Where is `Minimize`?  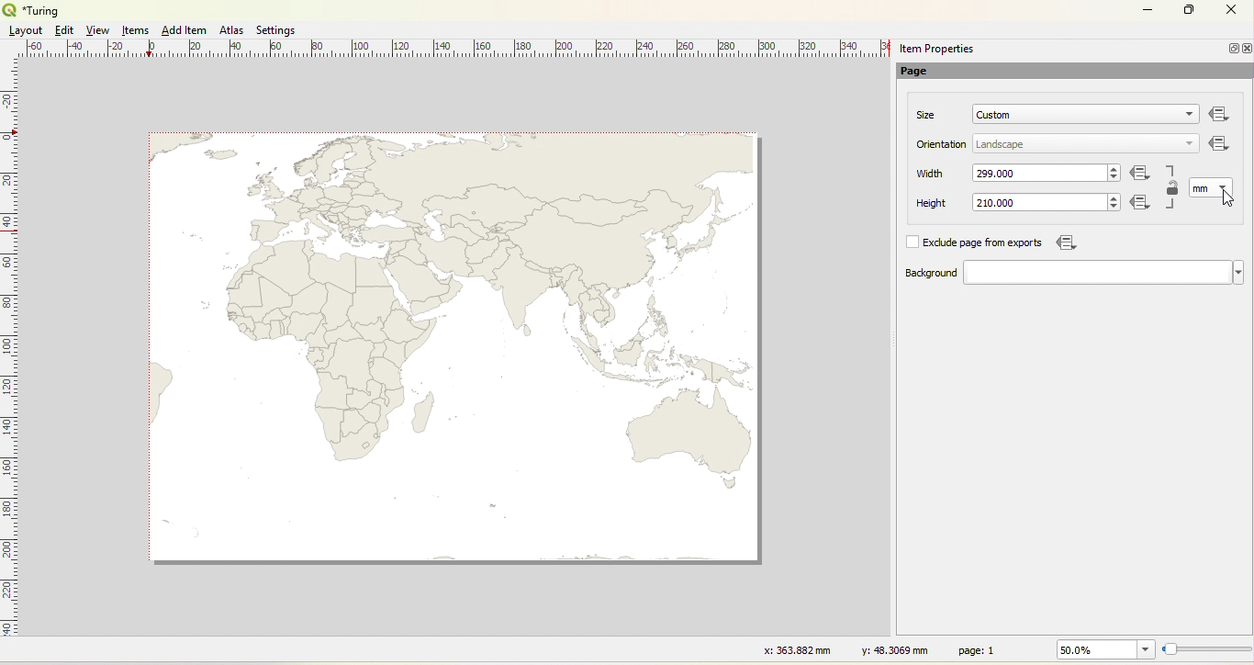
Minimize is located at coordinates (1148, 8).